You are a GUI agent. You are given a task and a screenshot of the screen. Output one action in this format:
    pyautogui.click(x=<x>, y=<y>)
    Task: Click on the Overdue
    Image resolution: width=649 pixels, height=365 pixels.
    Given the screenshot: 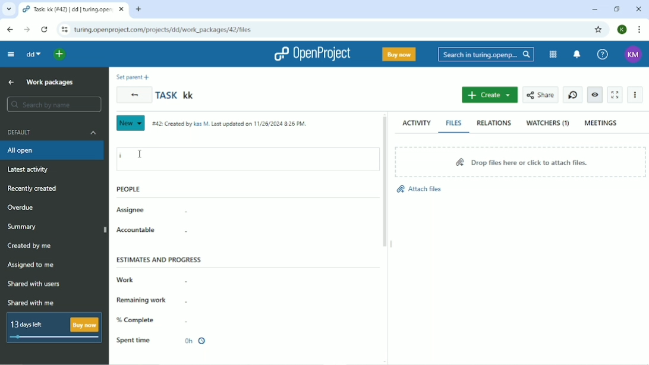 What is the action you would take?
    pyautogui.click(x=22, y=208)
    